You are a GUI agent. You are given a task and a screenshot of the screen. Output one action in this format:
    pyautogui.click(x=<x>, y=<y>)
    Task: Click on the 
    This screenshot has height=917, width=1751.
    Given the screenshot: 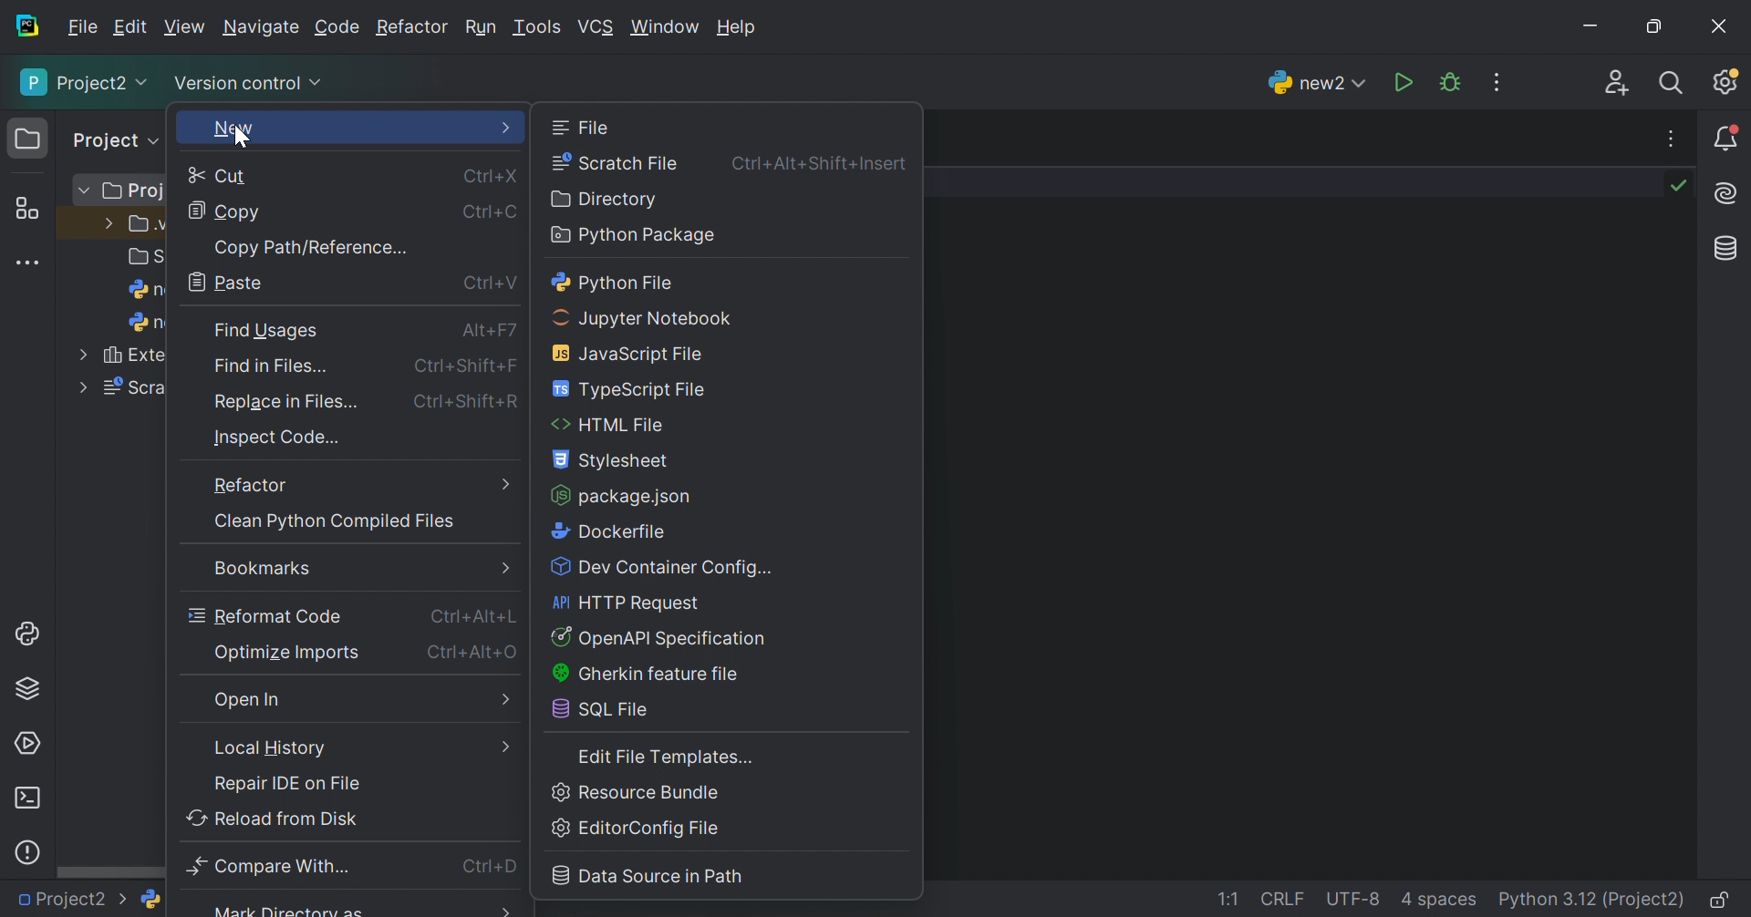 What is the action you would take?
    pyautogui.click(x=662, y=566)
    